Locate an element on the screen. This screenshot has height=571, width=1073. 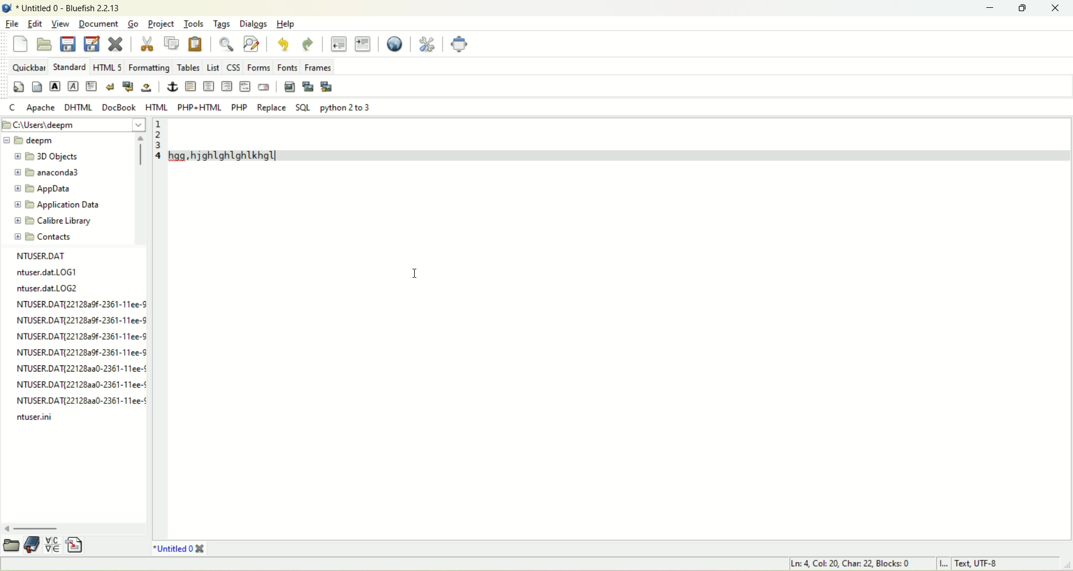
document is located at coordinates (97, 22).